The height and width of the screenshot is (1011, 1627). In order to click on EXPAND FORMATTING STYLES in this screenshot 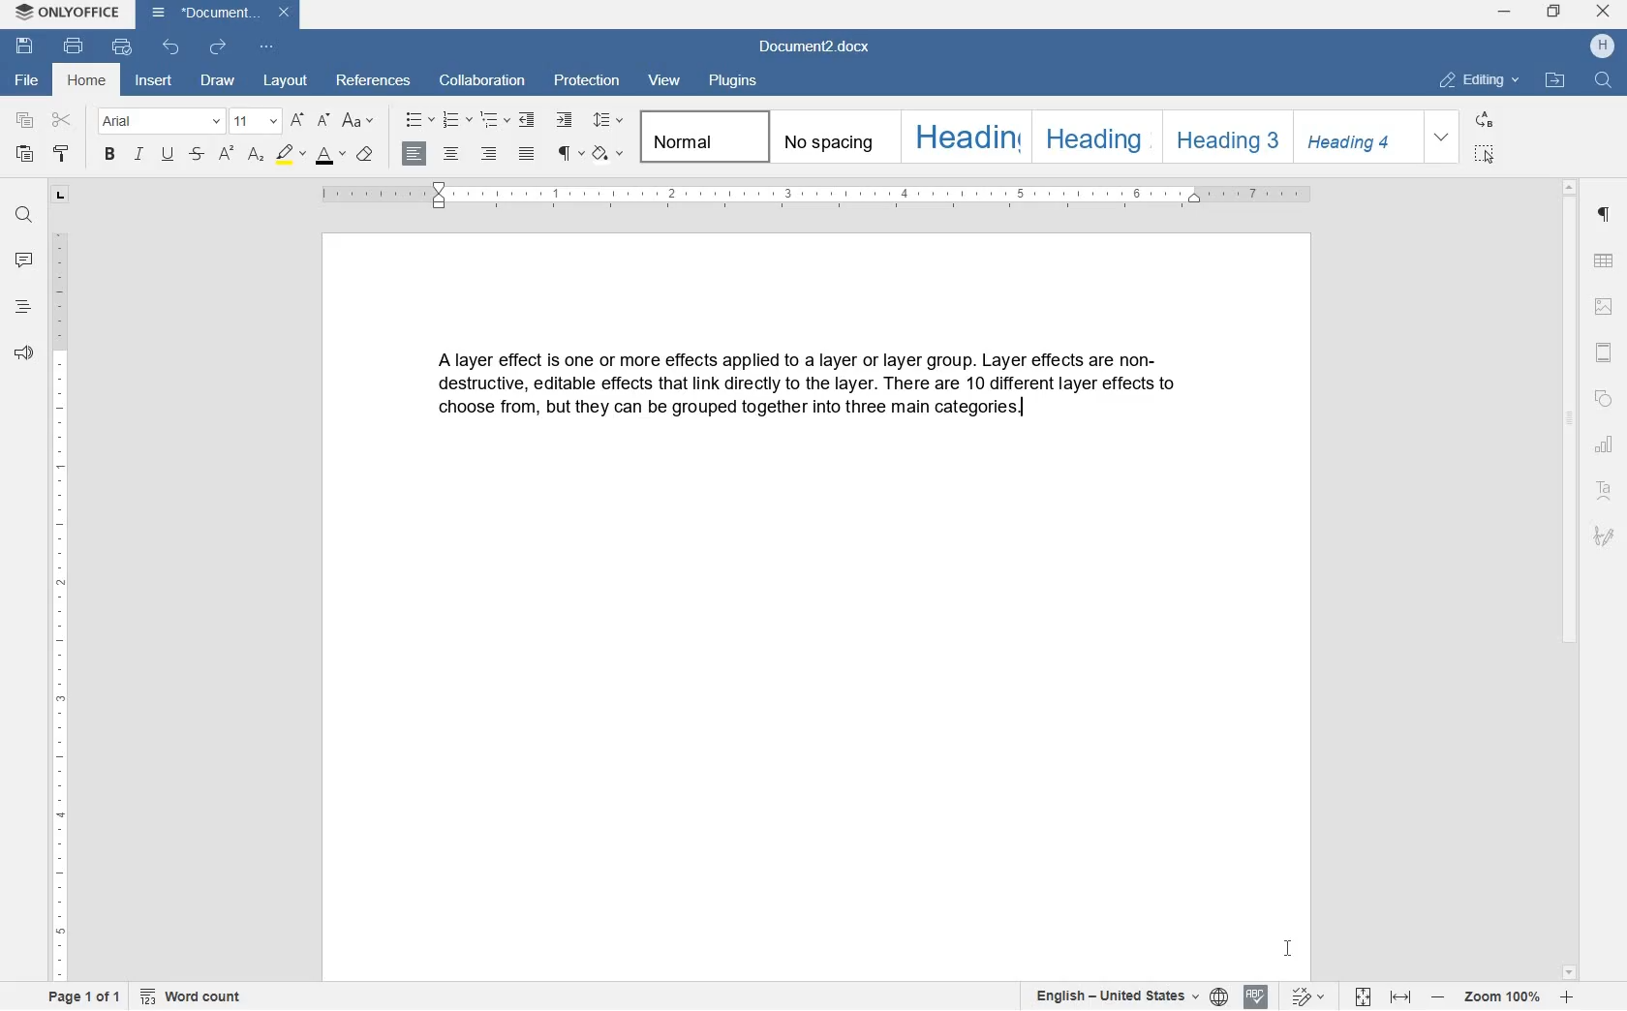, I will do `click(1440, 135)`.